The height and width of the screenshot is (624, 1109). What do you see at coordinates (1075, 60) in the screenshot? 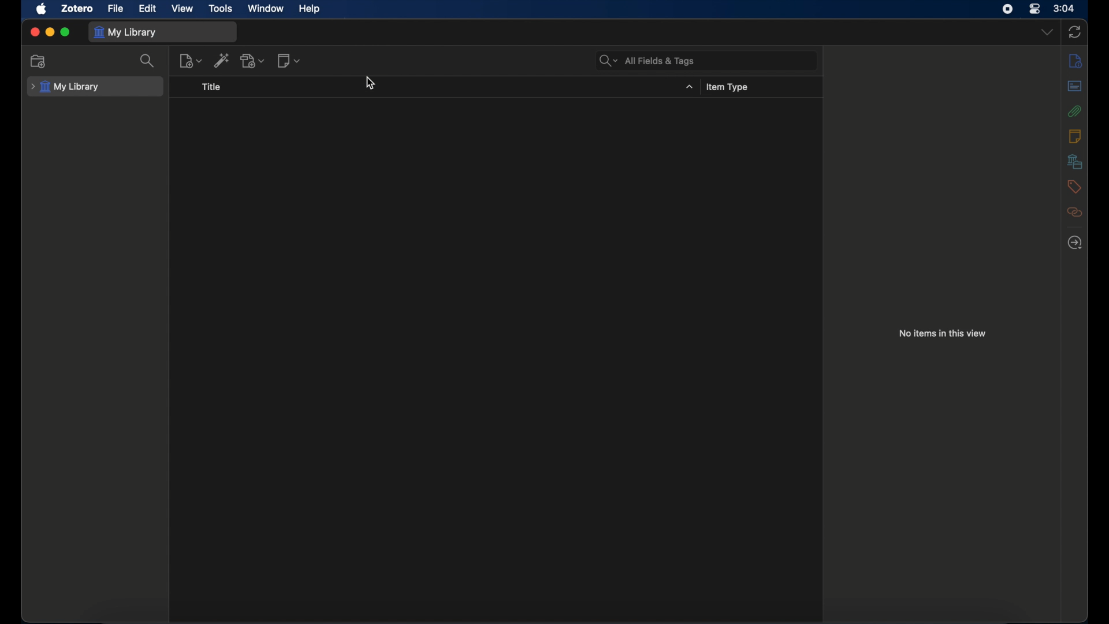
I see `info` at bounding box center [1075, 60].